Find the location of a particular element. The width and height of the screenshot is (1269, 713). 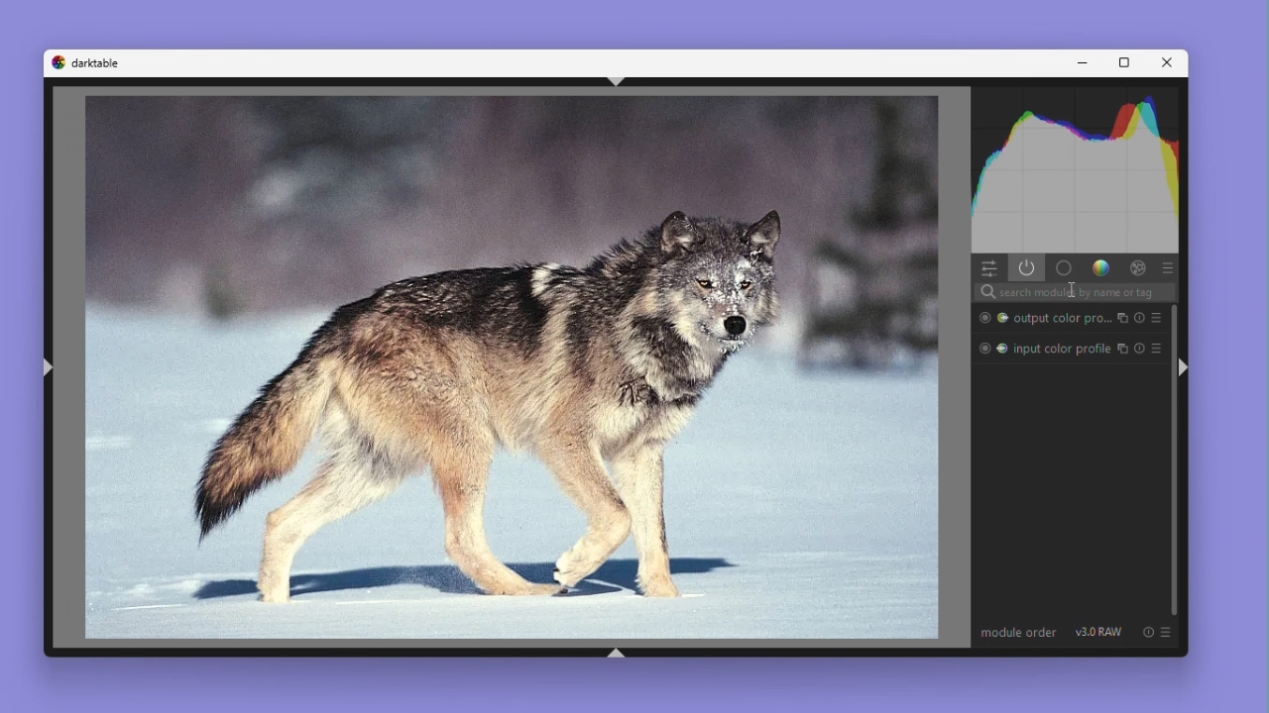

Effect is located at coordinates (1137, 266).